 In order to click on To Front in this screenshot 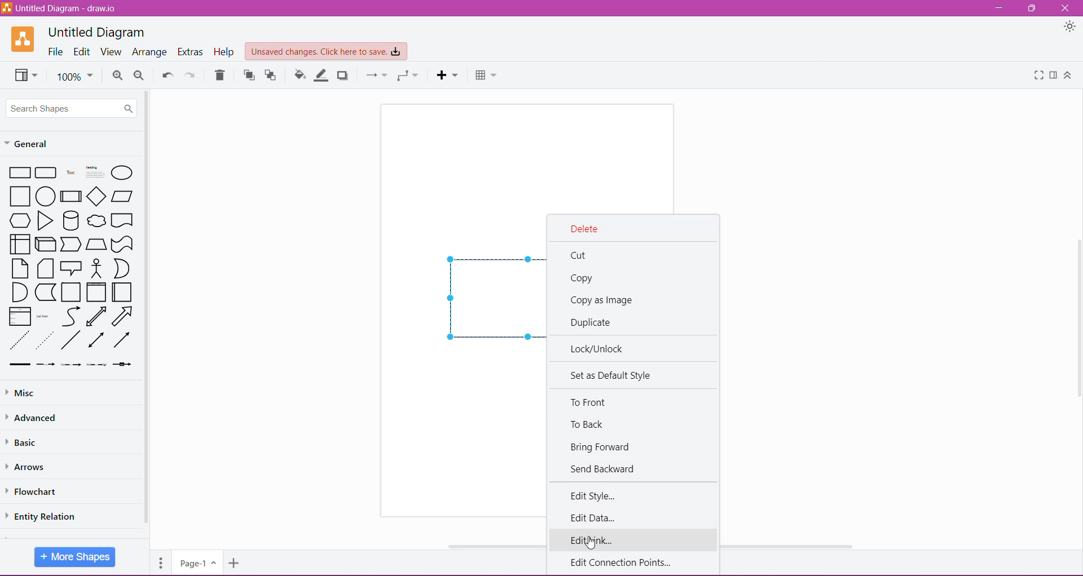, I will do `click(591, 401)`.